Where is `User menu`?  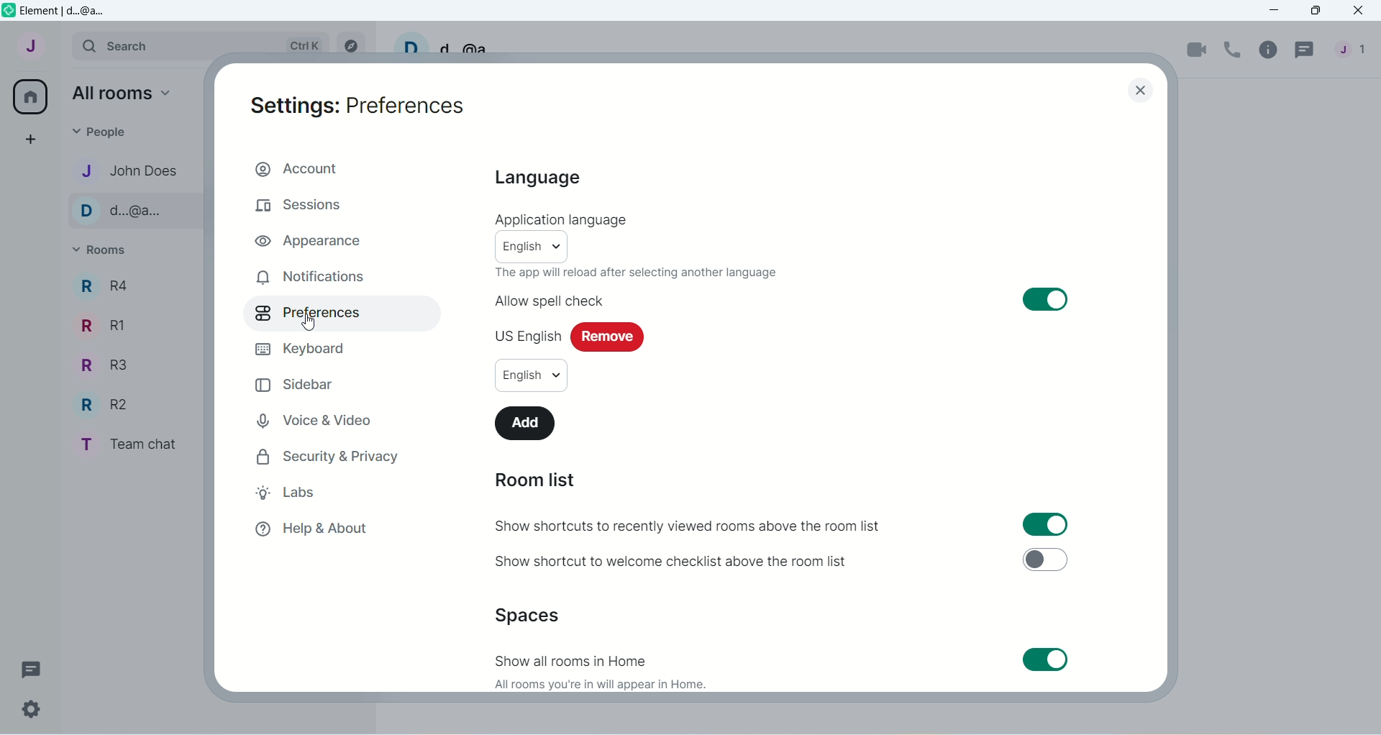 User menu is located at coordinates (27, 51).